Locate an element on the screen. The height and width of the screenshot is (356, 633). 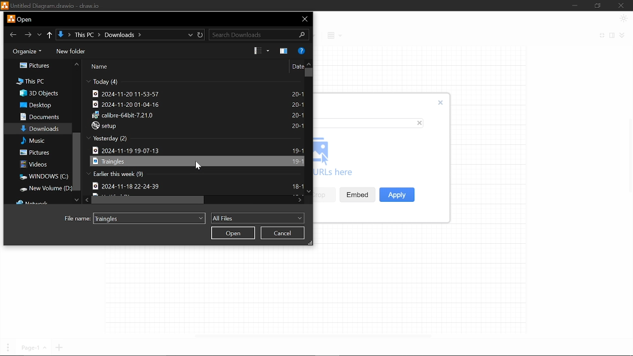
Go forward is located at coordinates (28, 34).